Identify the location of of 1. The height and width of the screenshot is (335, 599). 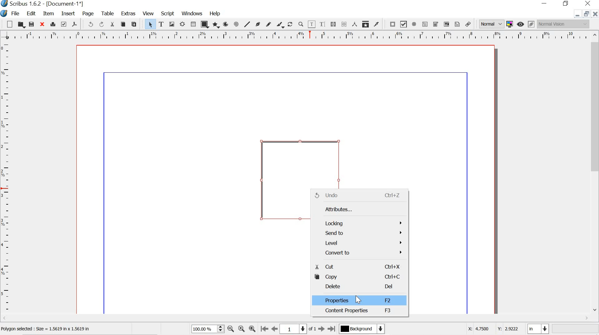
(312, 329).